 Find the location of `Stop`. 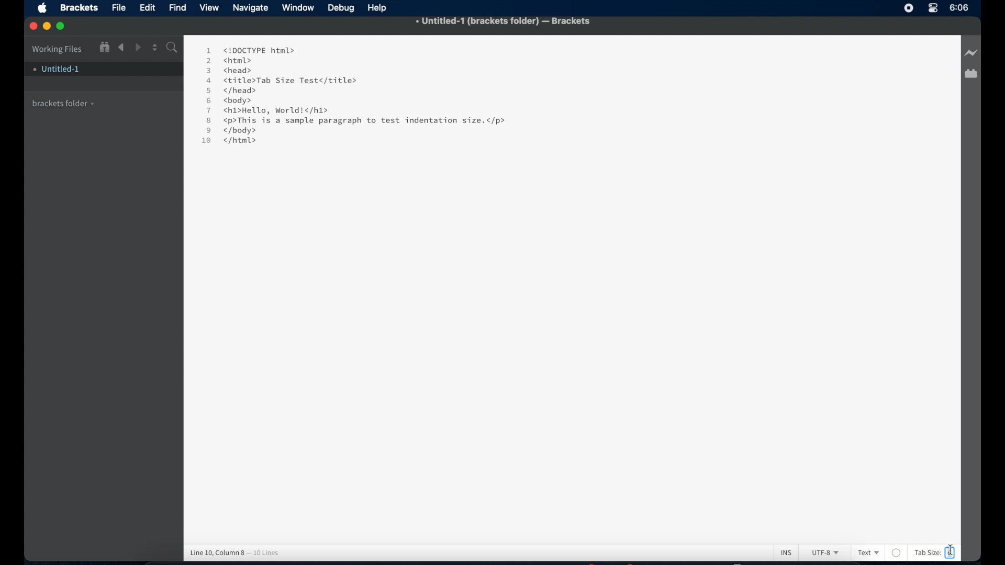

Stop is located at coordinates (909, 8).